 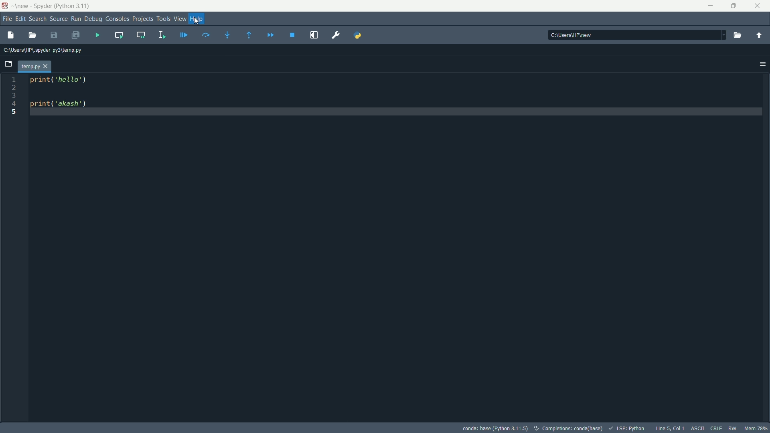 What do you see at coordinates (182, 35) in the screenshot?
I see `debug file` at bounding box center [182, 35].